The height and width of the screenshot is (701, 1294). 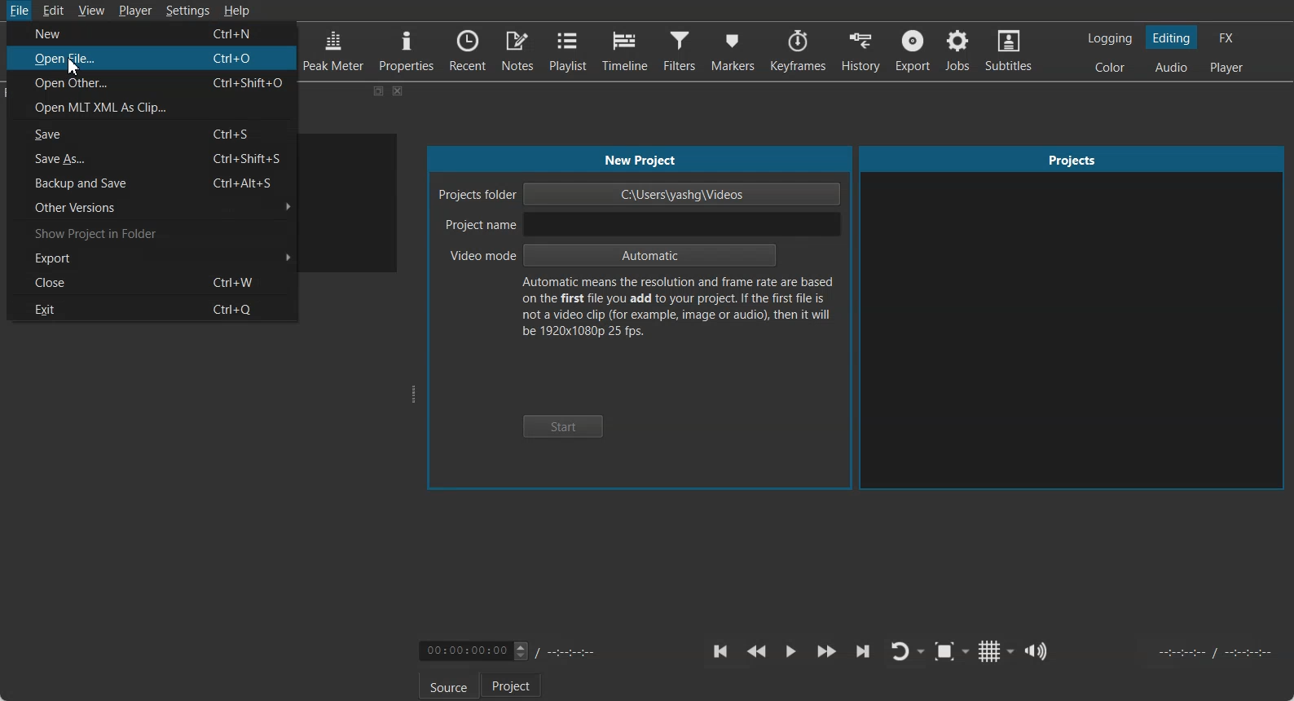 What do you see at coordinates (570, 652) in the screenshot?
I see `Timing ` at bounding box center [570, 652].